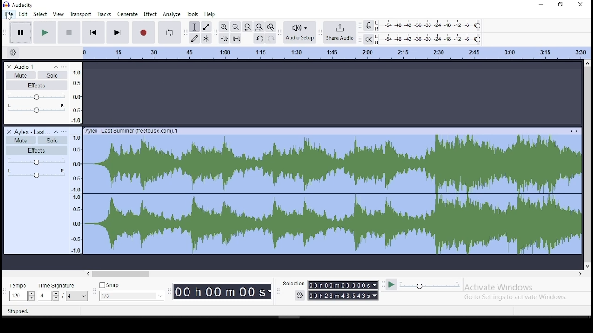  What do you see at coordinates (369, 25) in the screenshot?
I see `record meter` at bounding box center [369, 25].